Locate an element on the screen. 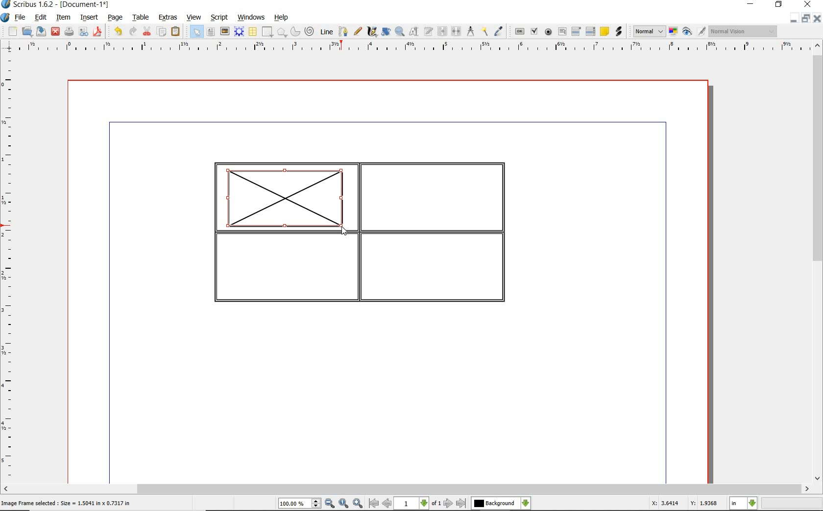 The width and height of the screenshot is (823, 511). shape is located at coordinates (282, 33).